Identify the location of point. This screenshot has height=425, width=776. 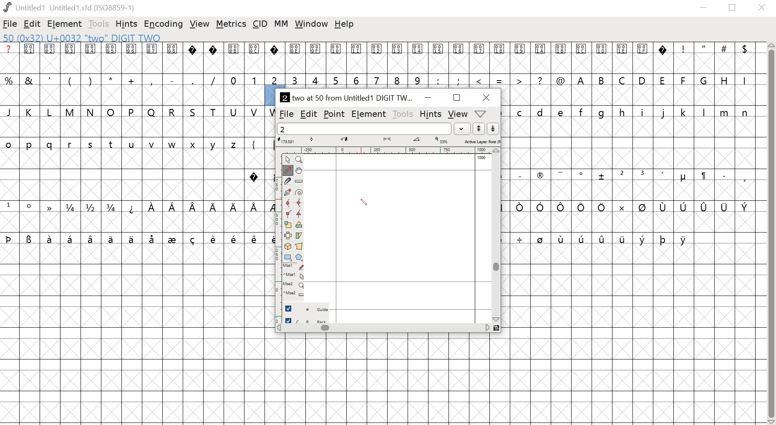
(334, 114).